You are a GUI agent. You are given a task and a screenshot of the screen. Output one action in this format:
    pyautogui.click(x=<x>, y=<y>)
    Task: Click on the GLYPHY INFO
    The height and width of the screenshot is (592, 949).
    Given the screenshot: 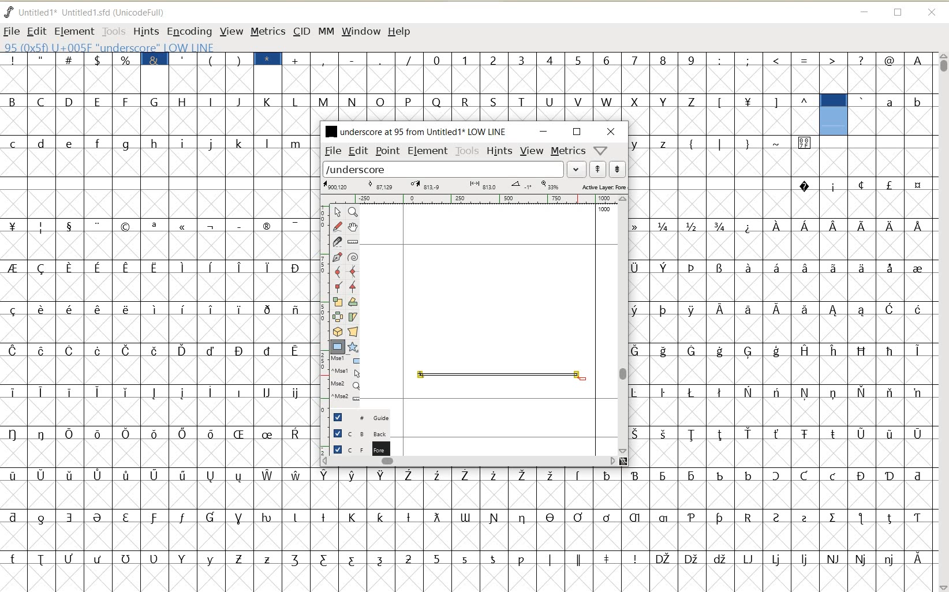 What is the action you would take?
    pyautogui.click(x=180, y=46)
    